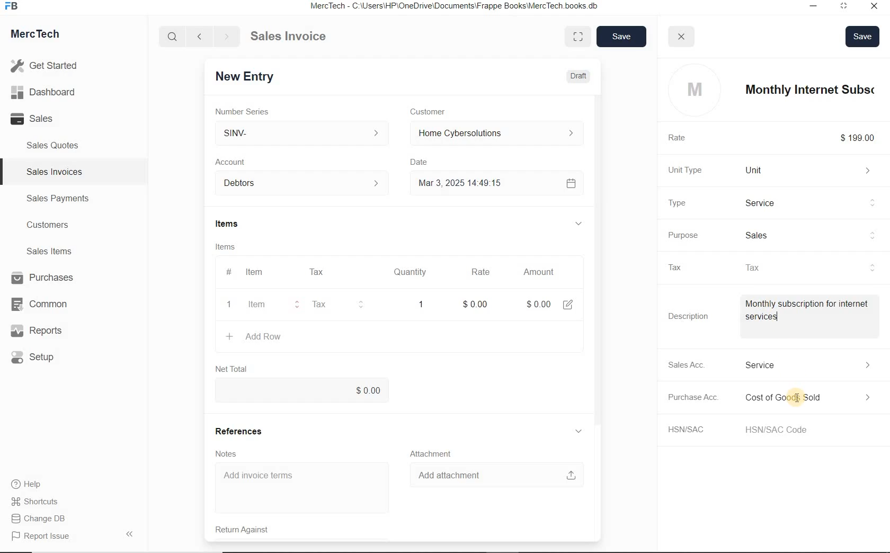 This screenshot has height=553, width=890. I want to click on $199, so click(853, 138).